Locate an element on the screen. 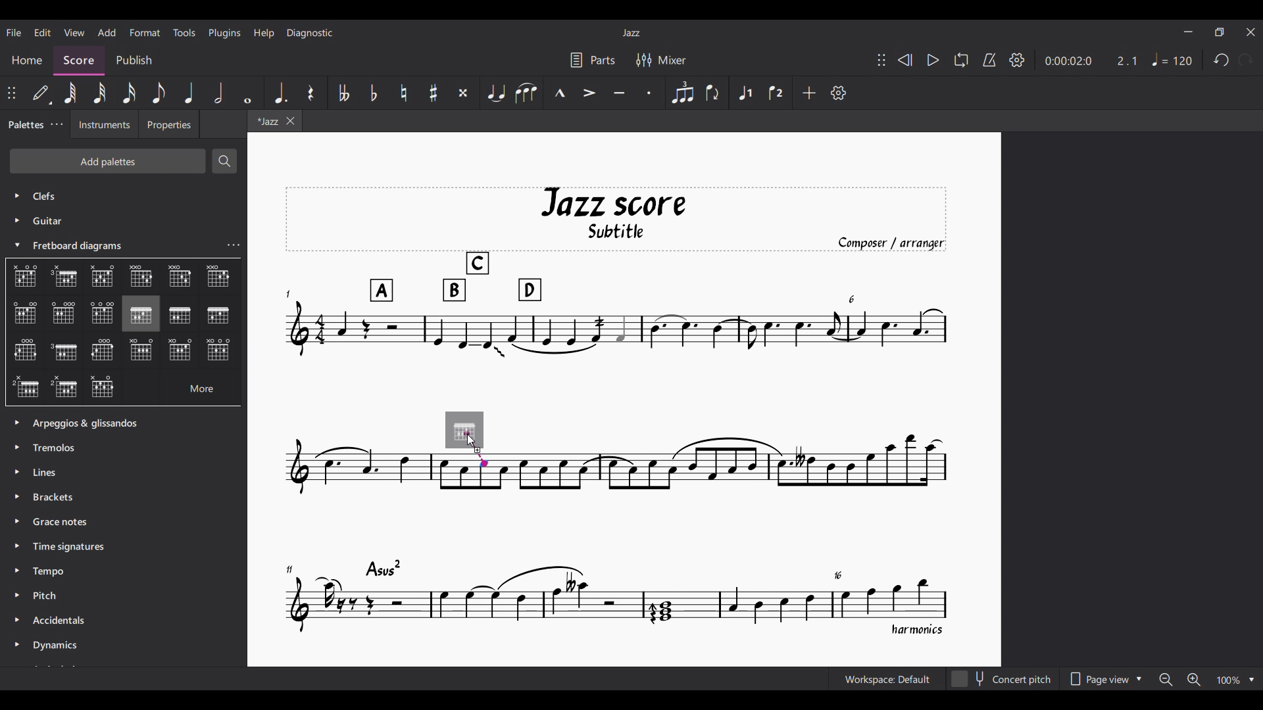 The width and height of the screenshot is (1263, 710). Format menu is located at coordinates (145, 33).